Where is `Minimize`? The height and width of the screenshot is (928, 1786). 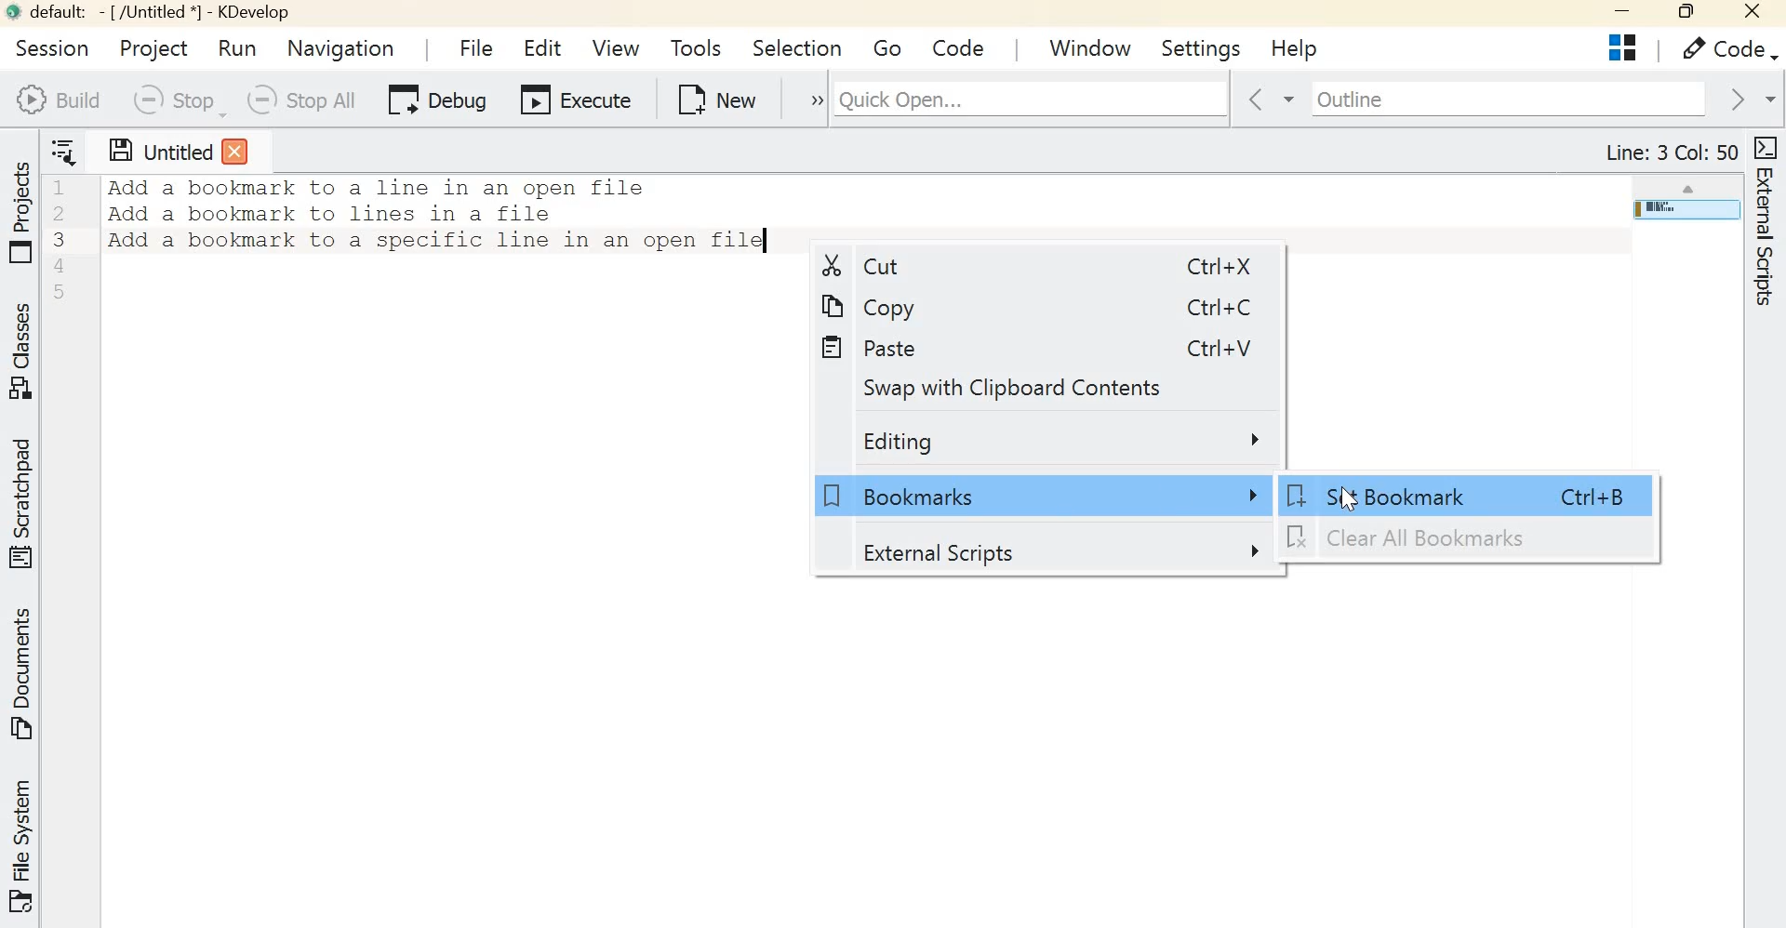 Minimize is located at coordinates (1625, 14).